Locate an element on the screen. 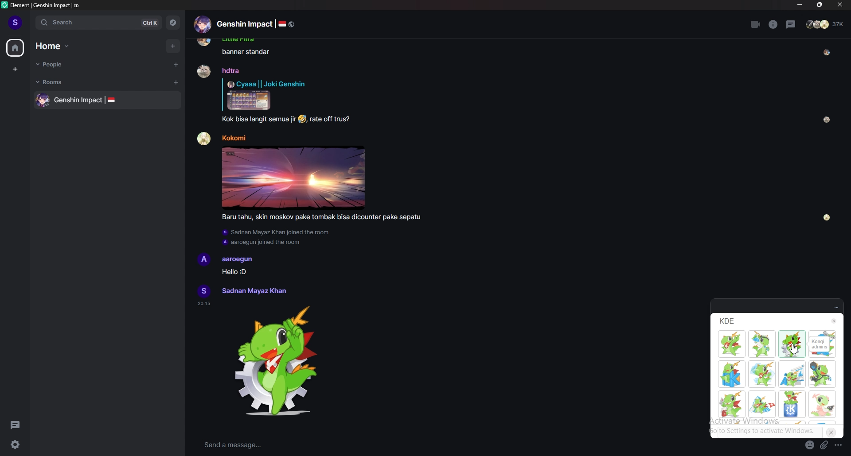 The image size is (851, 456). rate off trus? is located at coordinates (330, 120).